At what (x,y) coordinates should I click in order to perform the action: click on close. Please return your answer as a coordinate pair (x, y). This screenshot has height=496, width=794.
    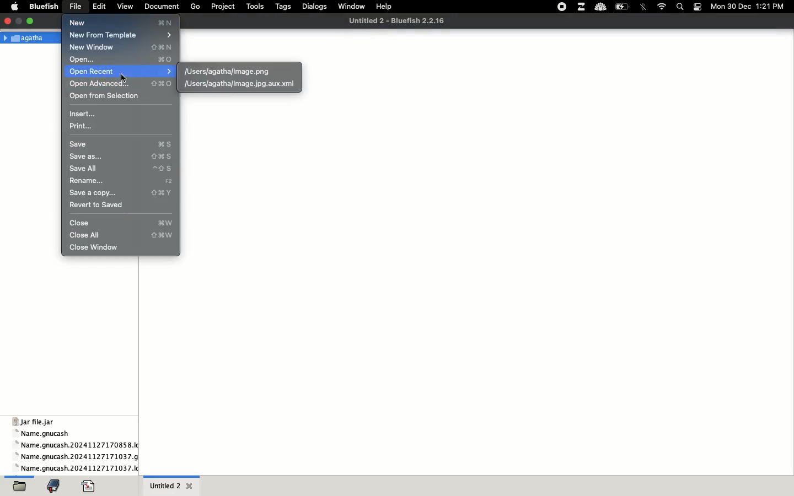
    Looking at the image, I should click on (121, 223).